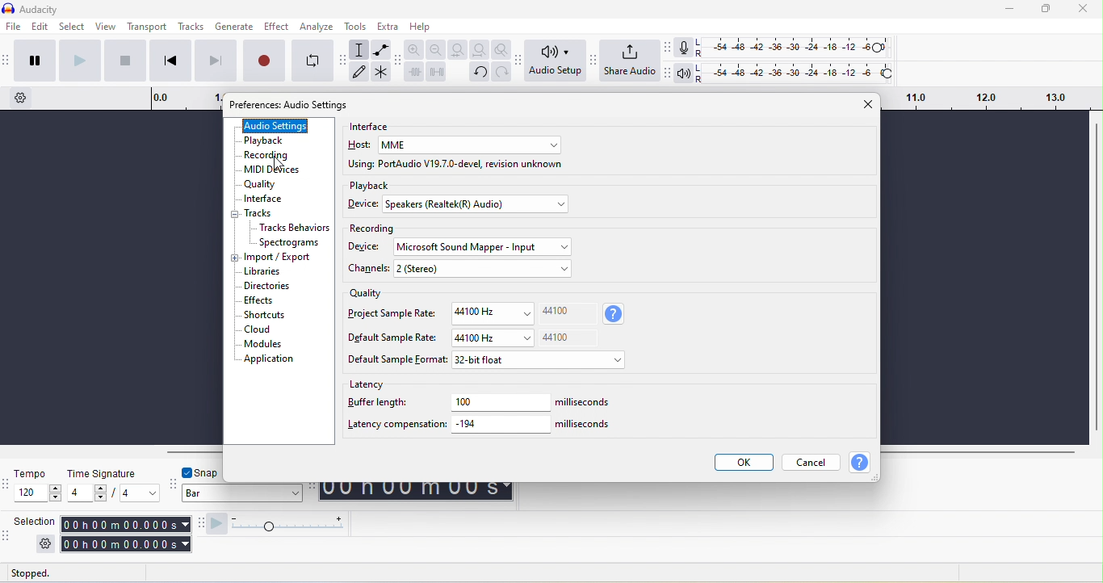  I want to click on host, so click(361, 145).